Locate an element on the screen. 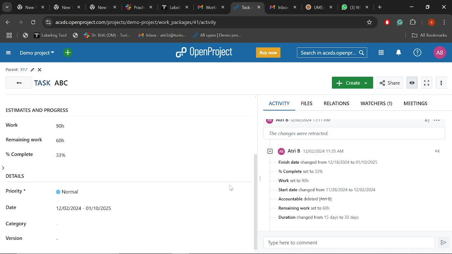 The image size is (452, 254). Send is located at coordinates (443, 242).